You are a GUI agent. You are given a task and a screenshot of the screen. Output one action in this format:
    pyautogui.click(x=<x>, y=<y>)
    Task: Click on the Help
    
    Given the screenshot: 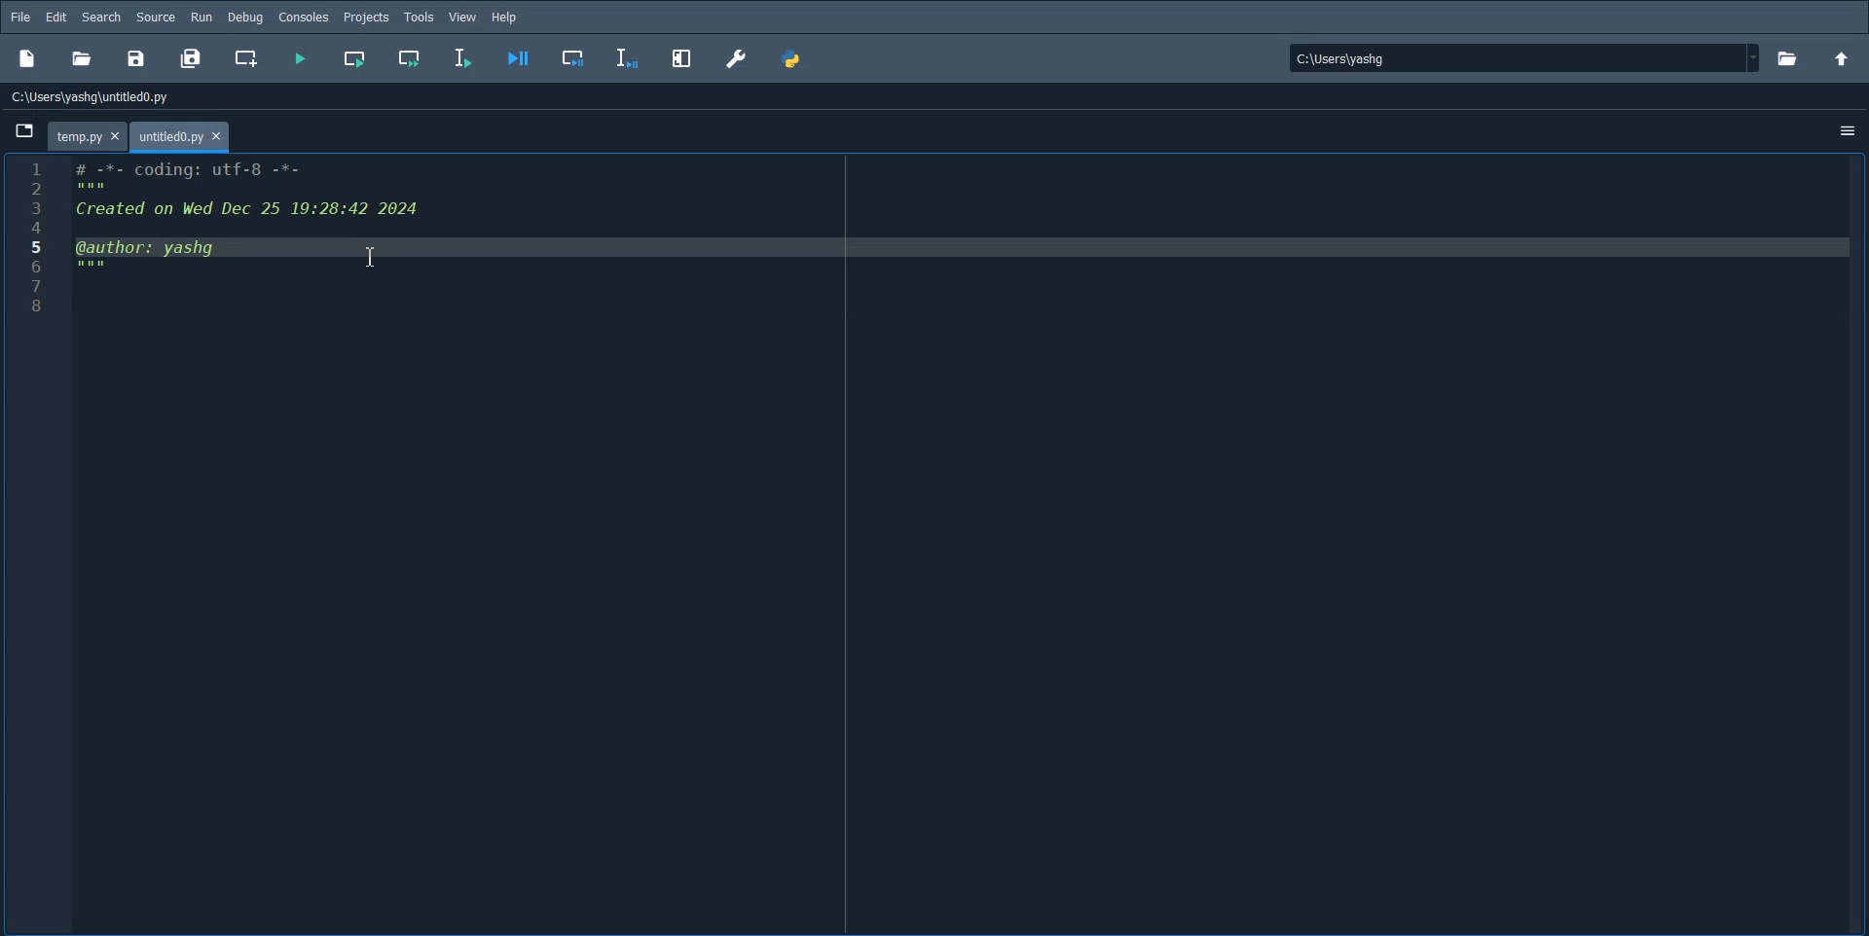 What is the action you would take?
    pyautogui.click(x=505, y=16)
    